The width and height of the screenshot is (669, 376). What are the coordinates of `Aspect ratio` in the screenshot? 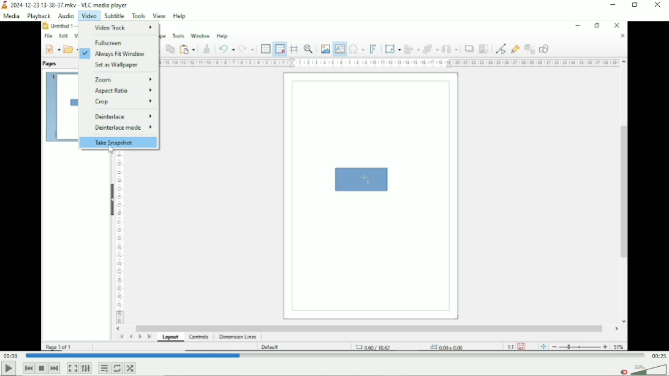 It's located at (123, 90).